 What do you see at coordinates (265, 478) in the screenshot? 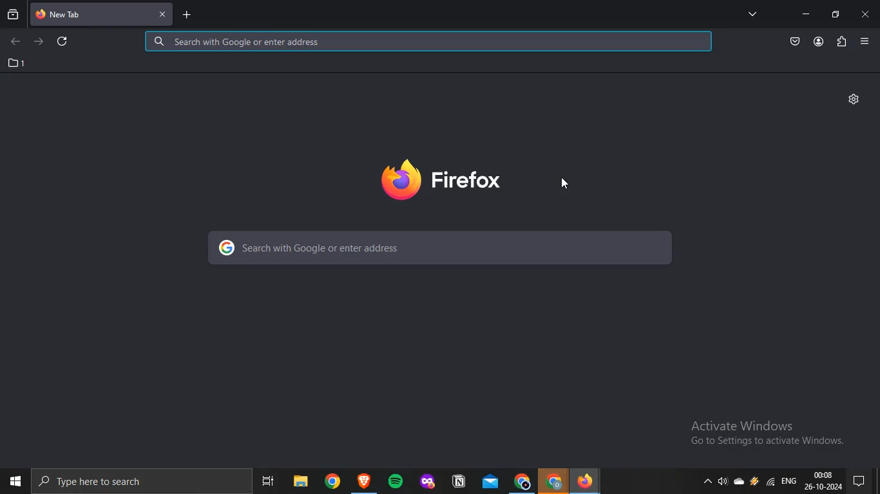
I see `` at bounding box center [265, 478].